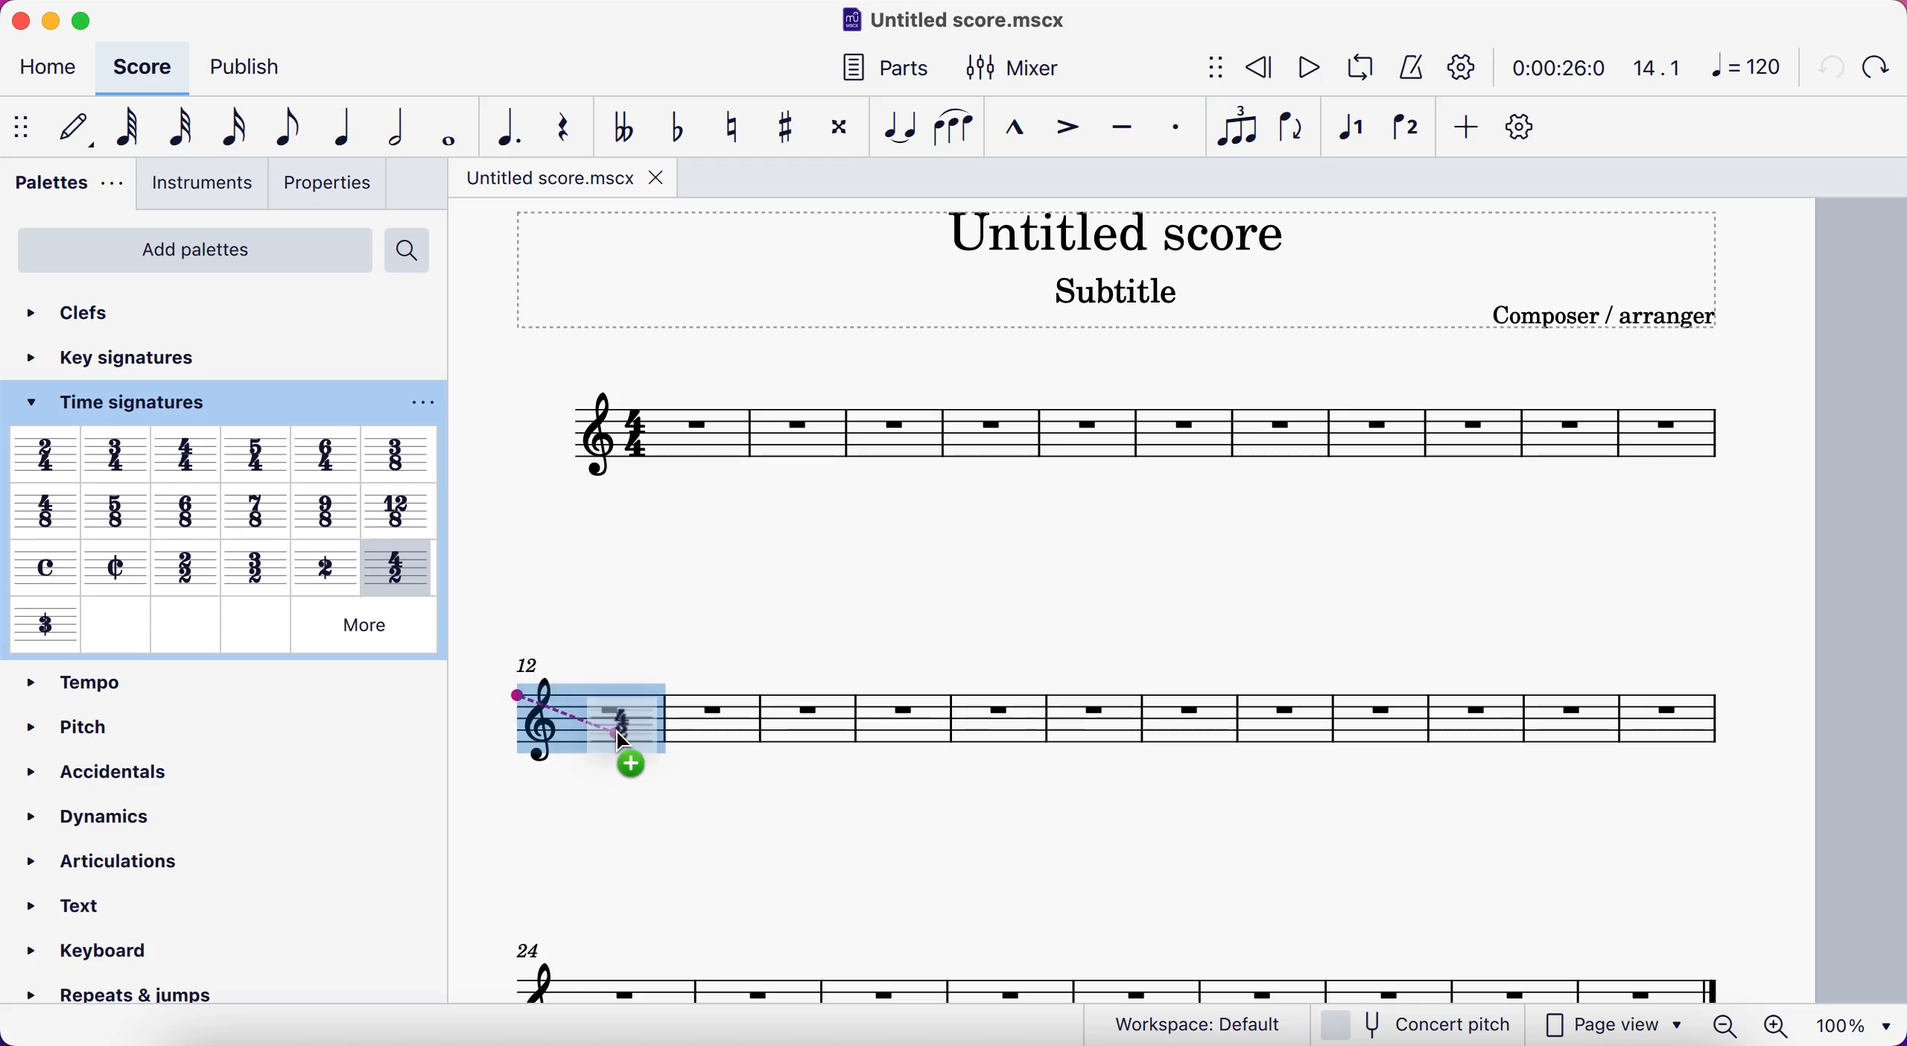  I want to click on time signature dragging, so click(580, 722).